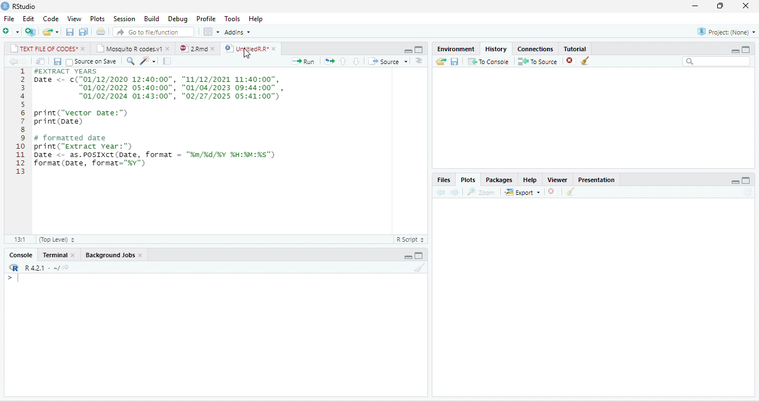 The image size is (759, 402). What do you see at coordinates (716, 62) in the screenshot?
I see `search bar` at bounding box center [716, 62].